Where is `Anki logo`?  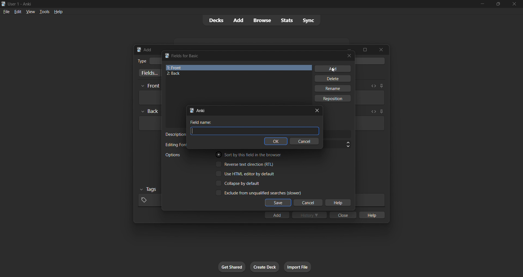 Anki logo is located at coordinates (167, 55).